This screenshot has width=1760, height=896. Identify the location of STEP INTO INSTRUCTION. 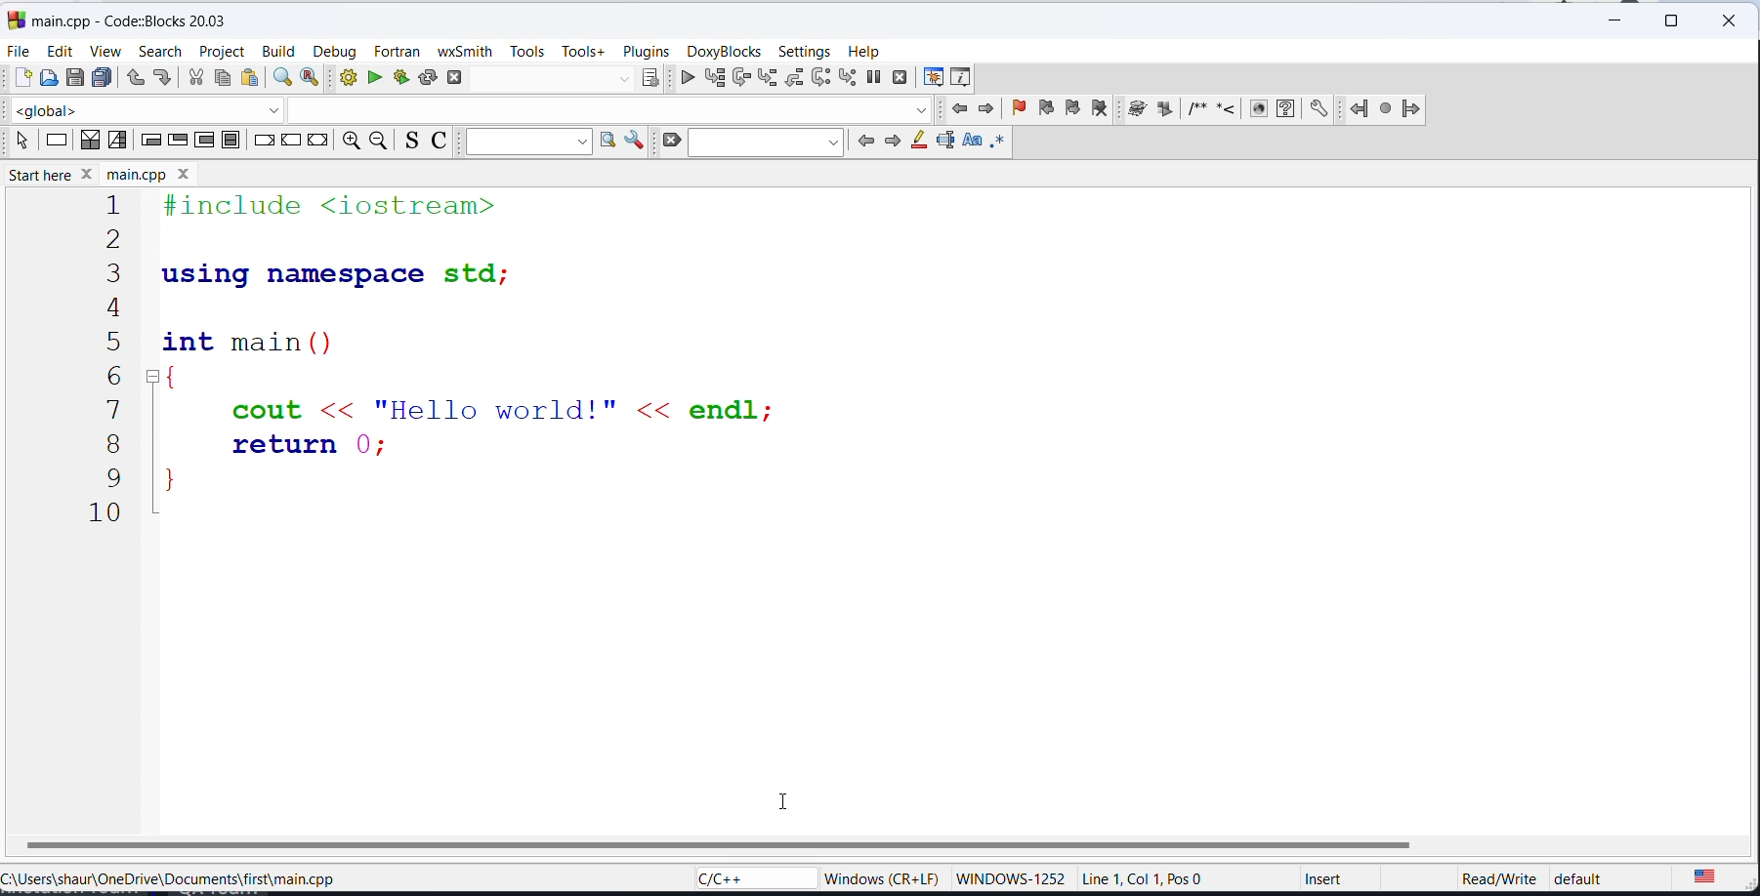
(850, 78).